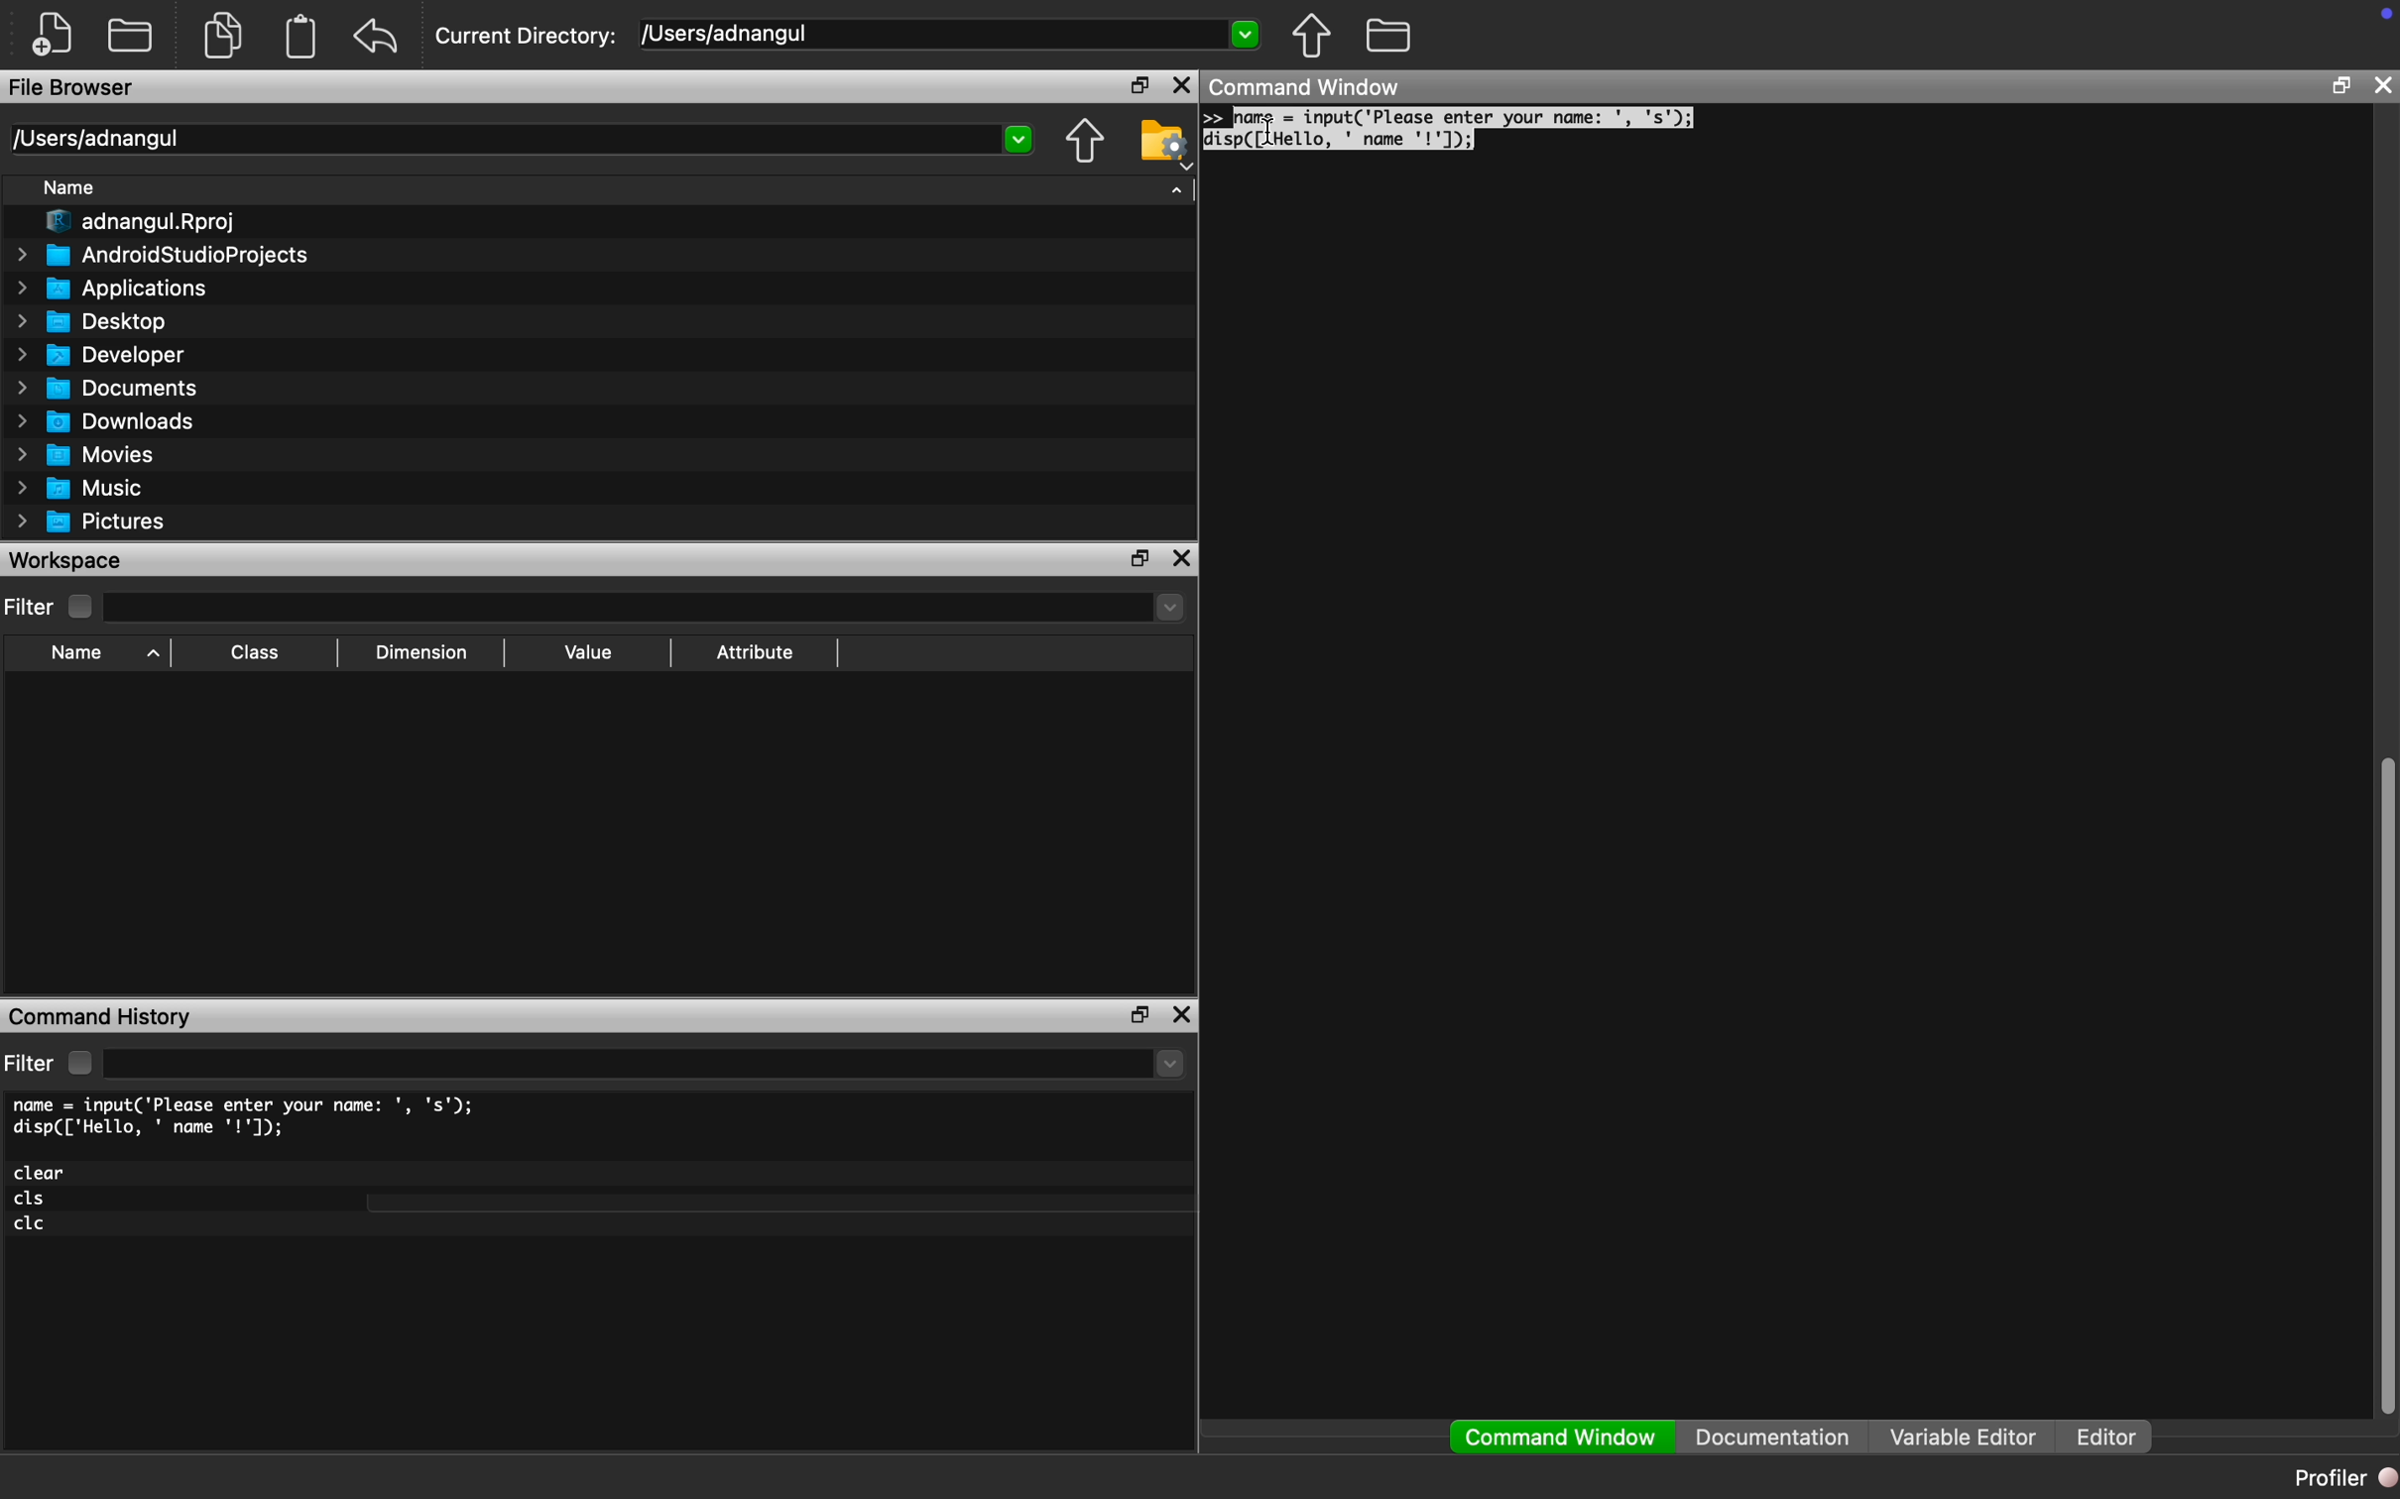  What do you see at coordinates (1140, 557) in the screenshot?
I see `maximize` at bounding box center [1140, 557].